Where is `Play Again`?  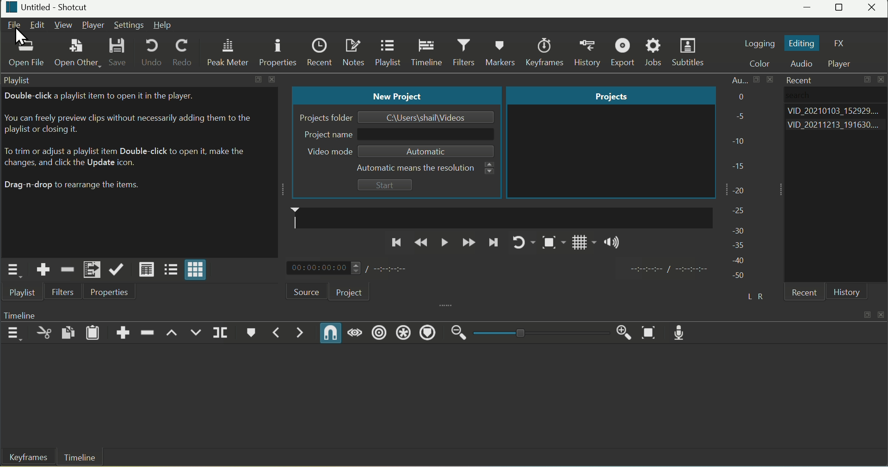
Play Again is located at coordinates (519, 242).